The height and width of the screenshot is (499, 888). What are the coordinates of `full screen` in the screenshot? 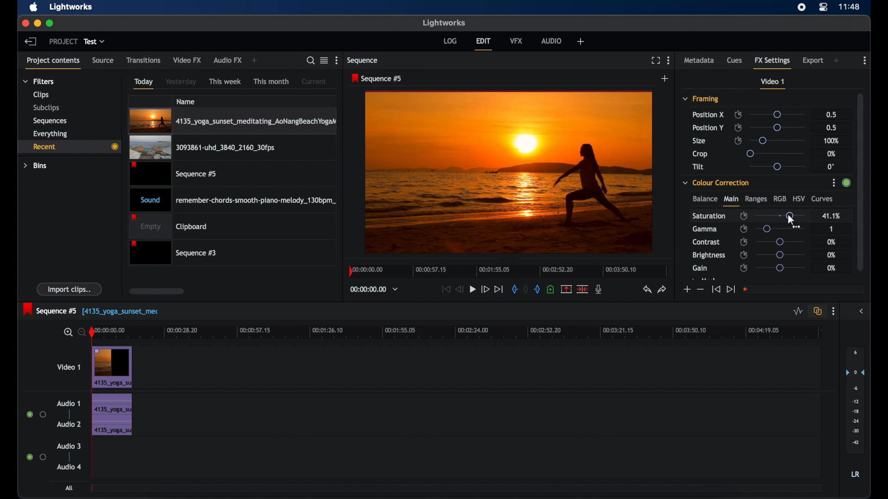 It's located at (655, 61).